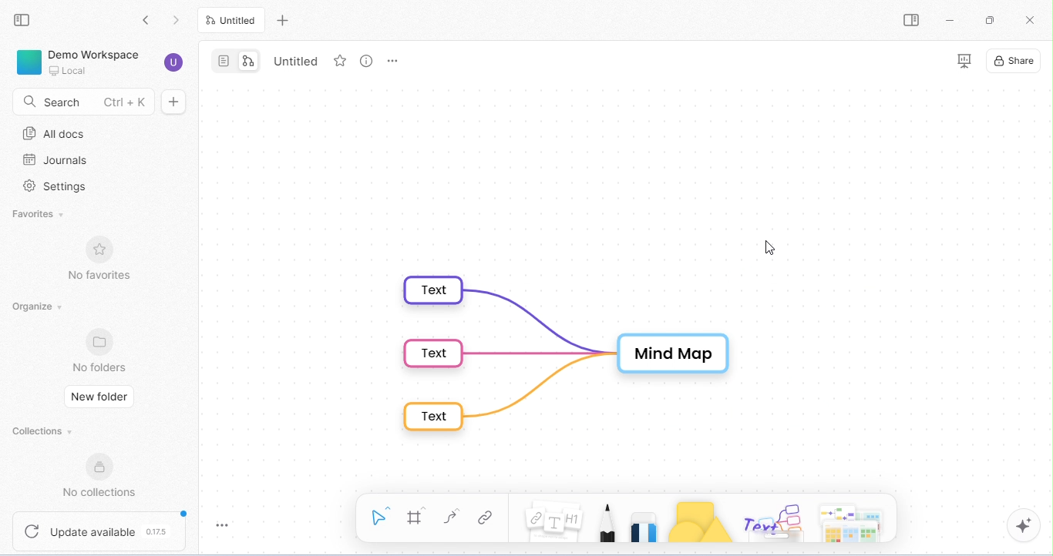 The image size is (1053, 556). Describe the element at coordinates (99, 62) in the screenshot. I see `demo workspace` at that location.